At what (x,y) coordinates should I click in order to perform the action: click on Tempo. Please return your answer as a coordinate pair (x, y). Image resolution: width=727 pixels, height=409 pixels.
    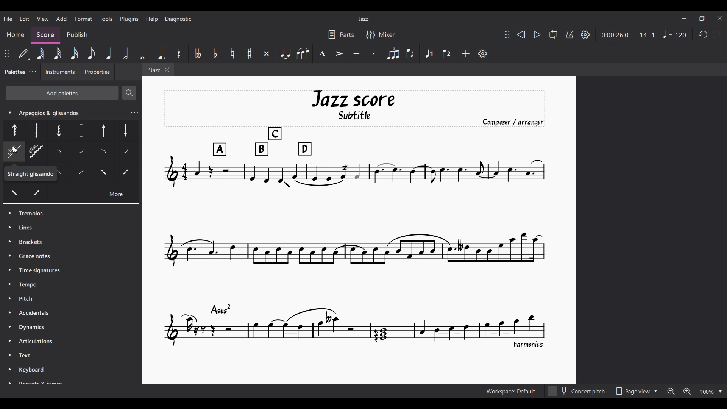
    Looking at the image, I should click on (675, 34).